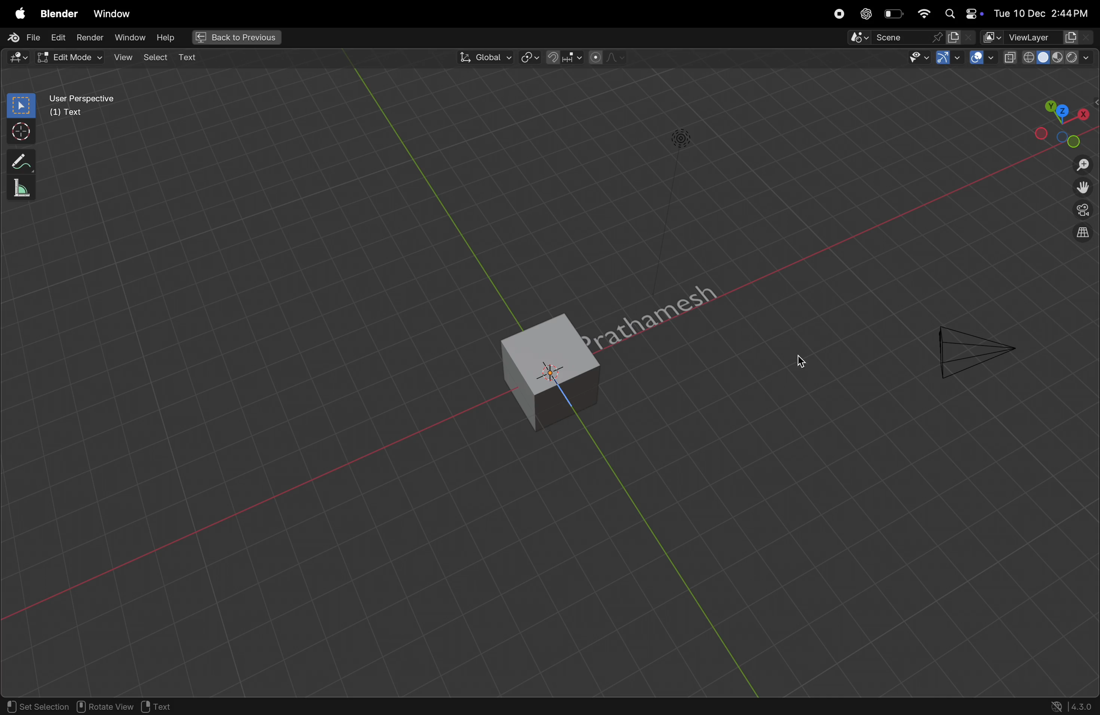 This screenshot has width=1100, height=715. I want to click on view point, so click(1064, 121).